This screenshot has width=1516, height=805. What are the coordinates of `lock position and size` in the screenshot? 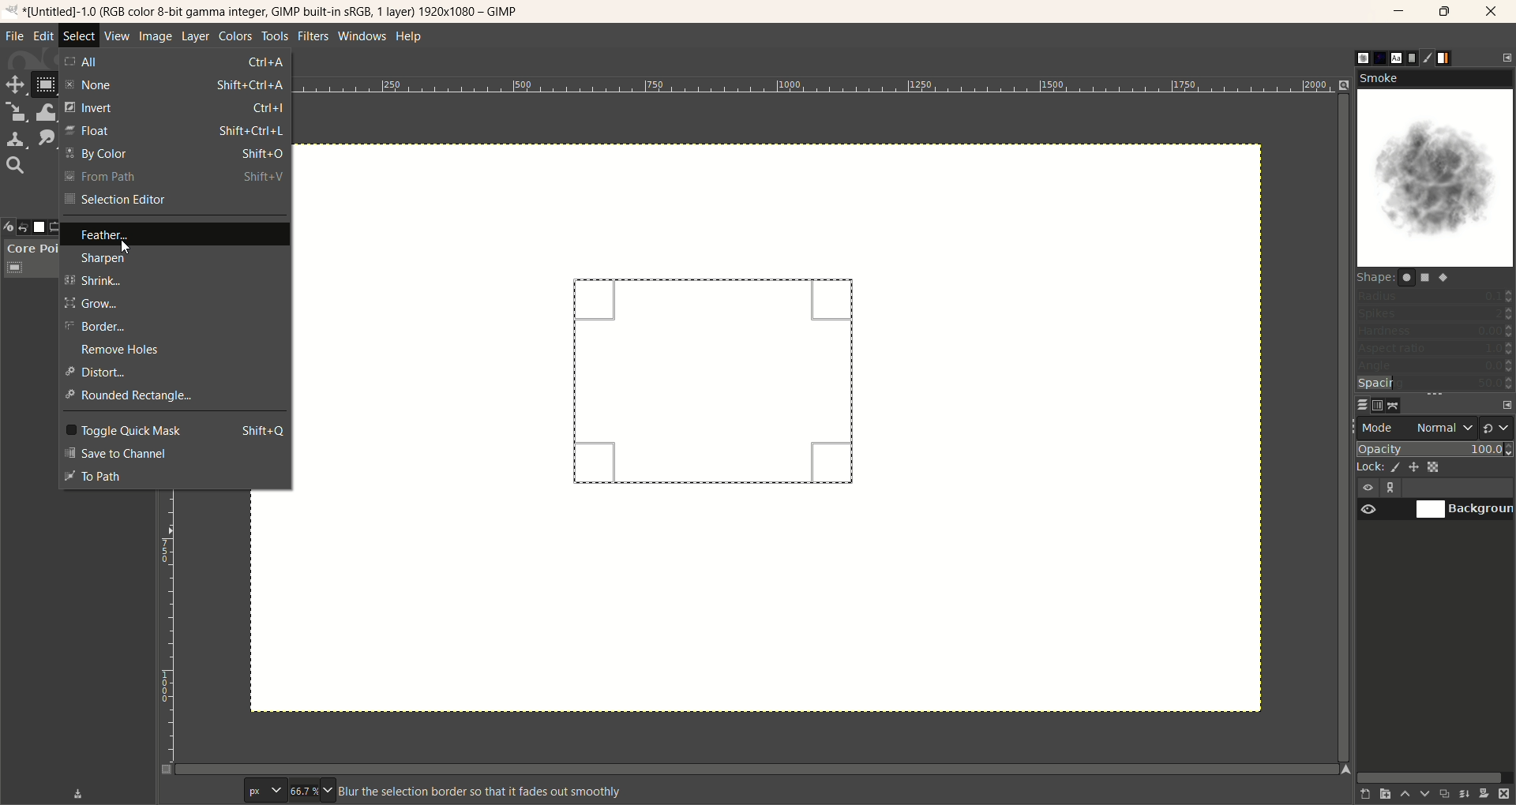 It's located at (1412, 466).